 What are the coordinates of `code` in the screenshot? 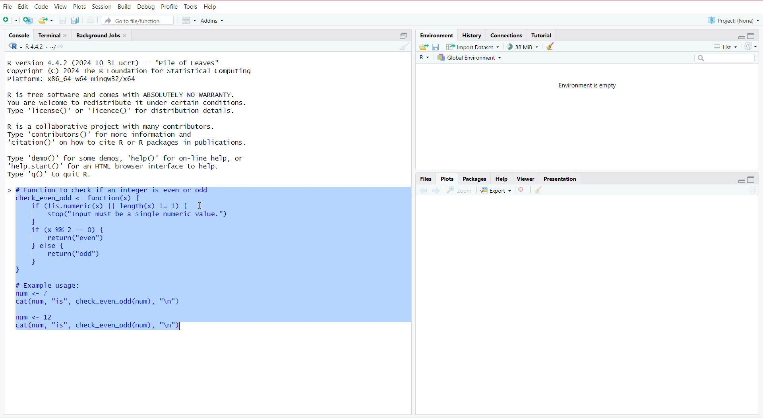 It's located at (41, 7).